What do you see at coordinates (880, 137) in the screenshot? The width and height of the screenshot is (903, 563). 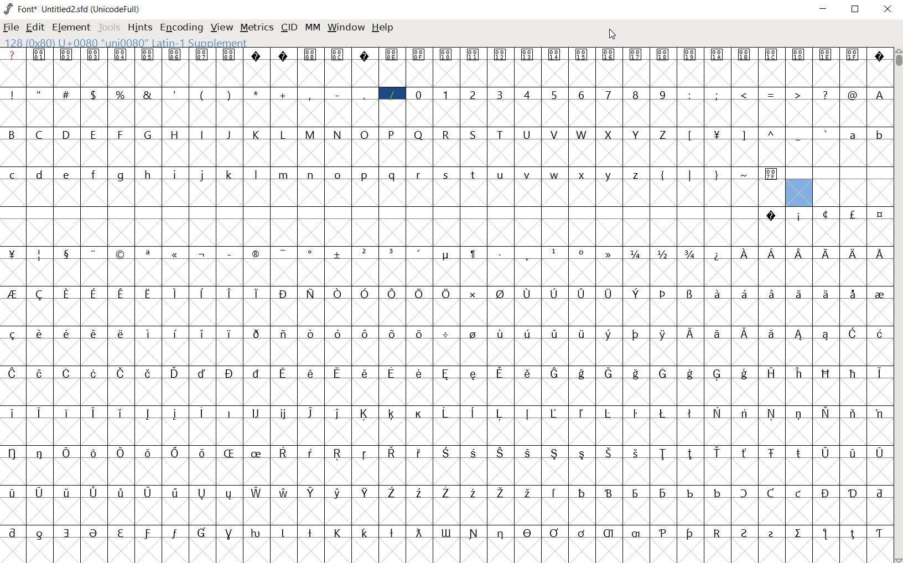 I see `glyph` at bounding box center [880, 137].